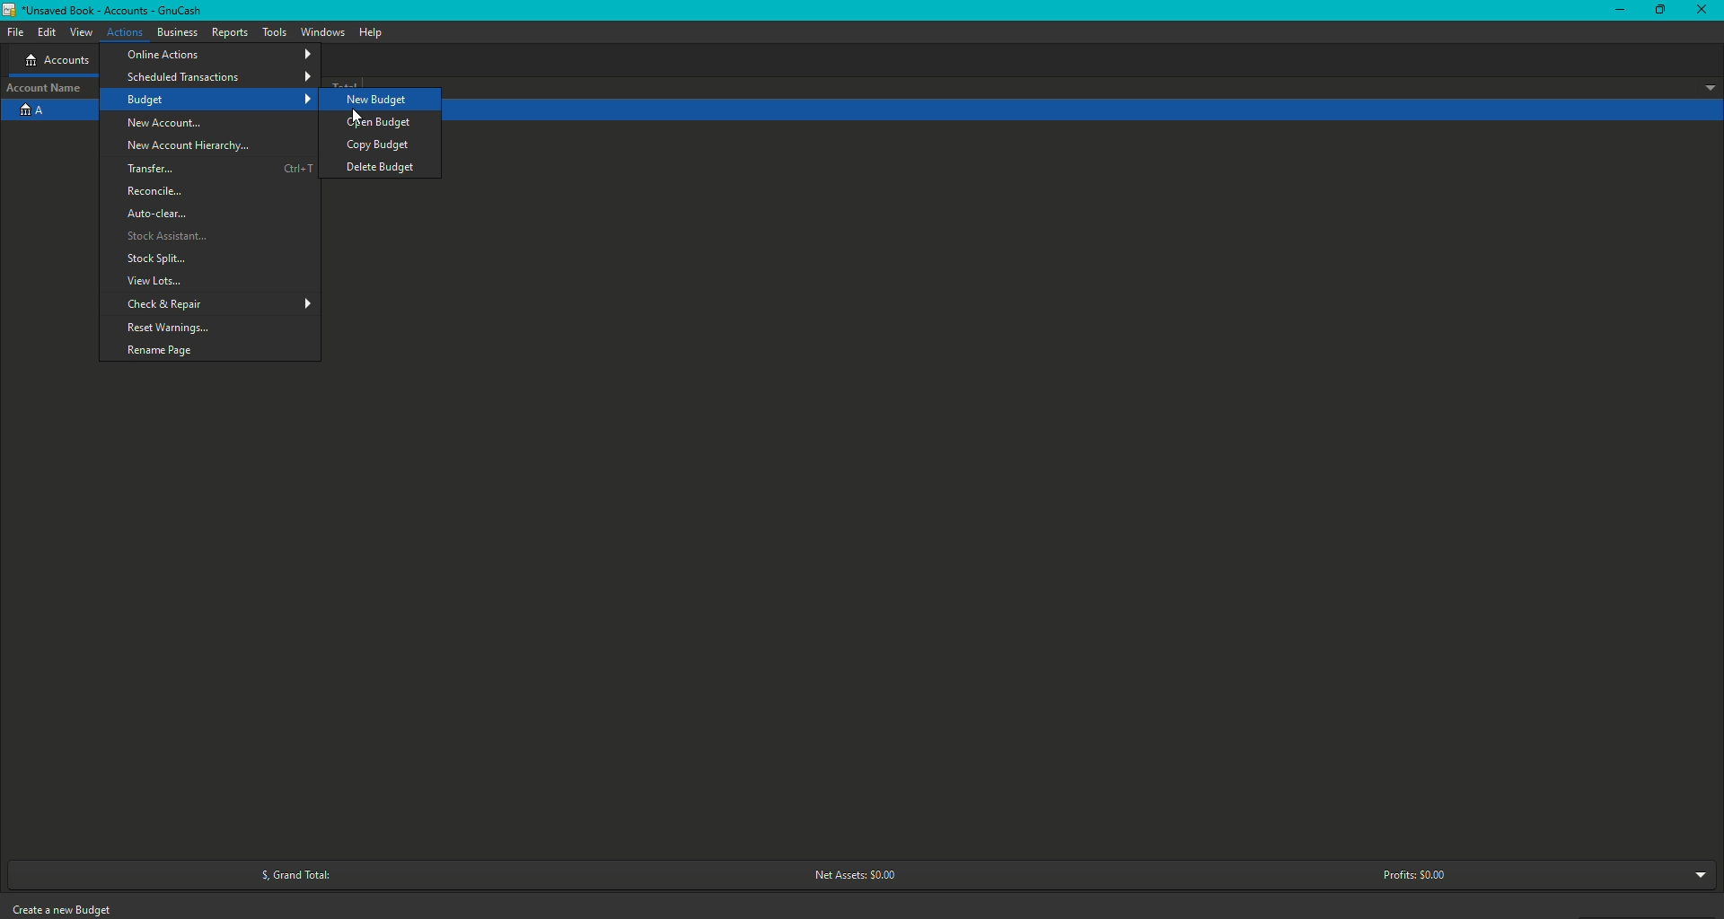  What do you see at coordinates (217, 99) in the screenshot?
I see `Budget` at bounding box center [217, 99].